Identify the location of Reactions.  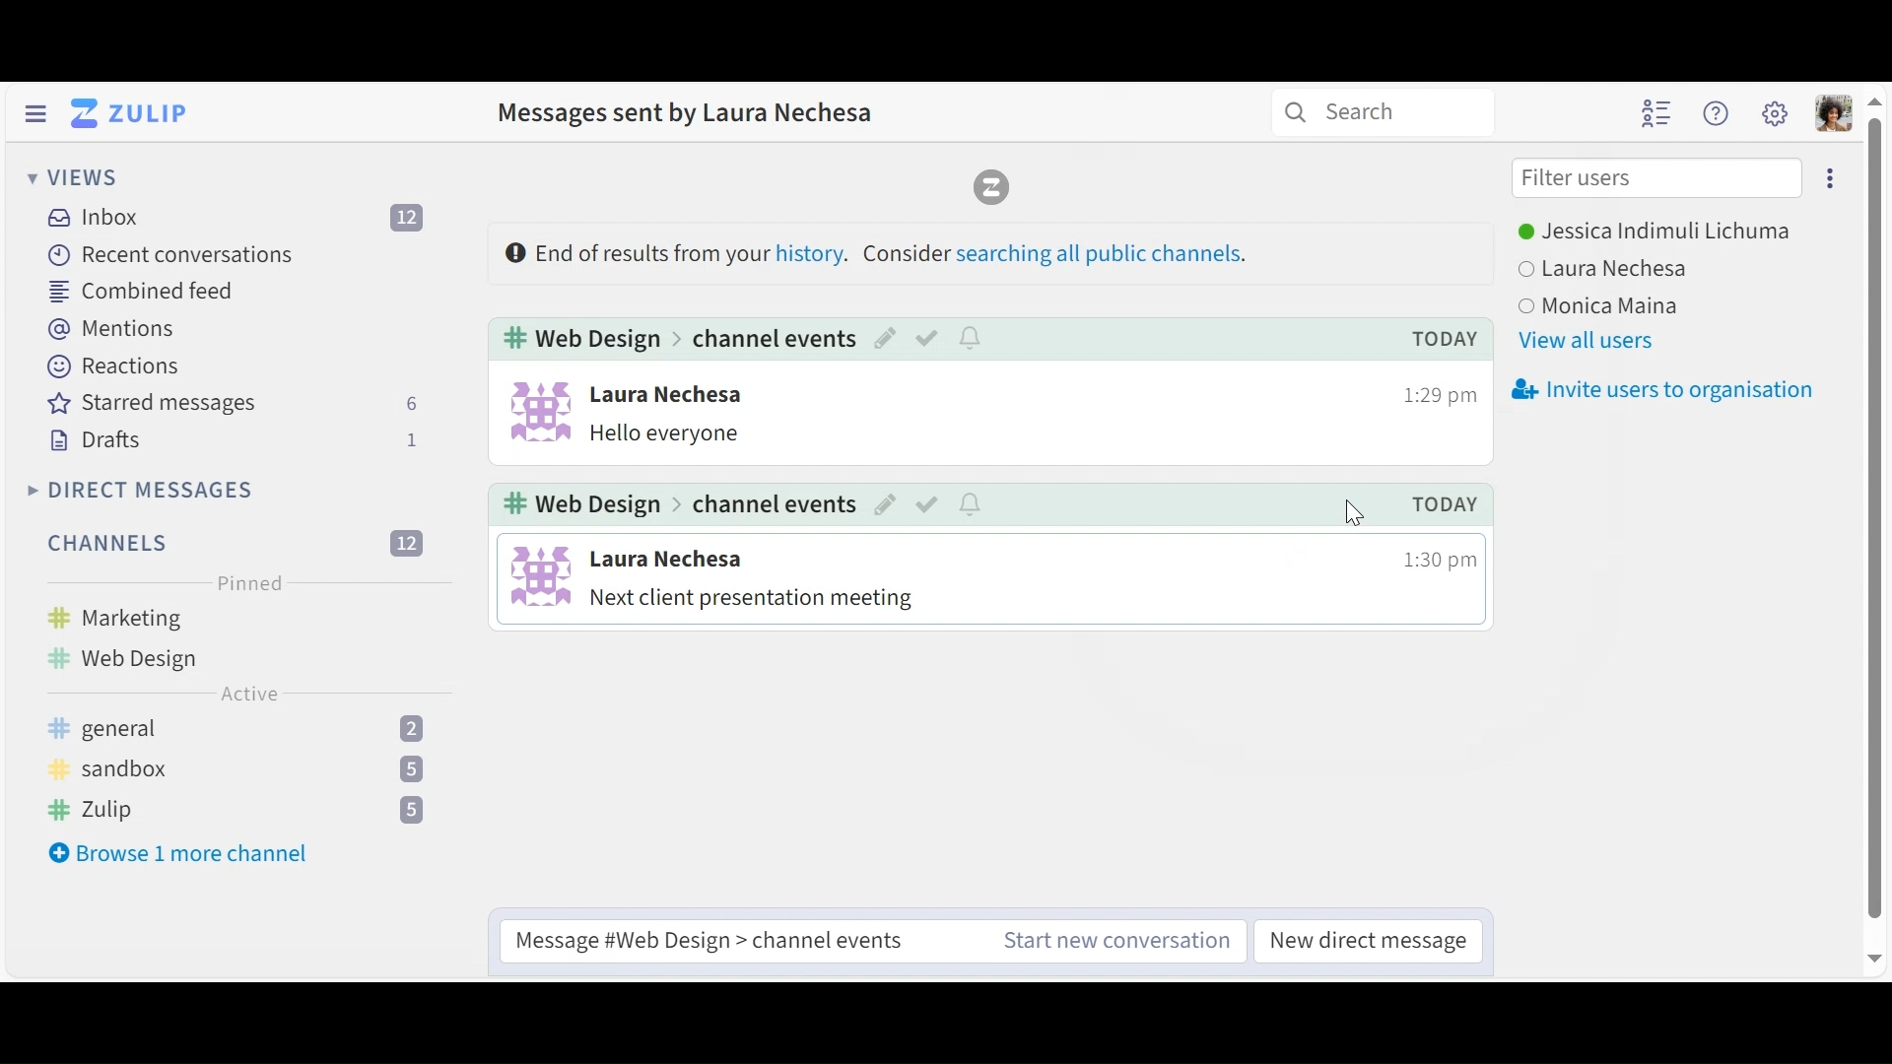
(116, 366).